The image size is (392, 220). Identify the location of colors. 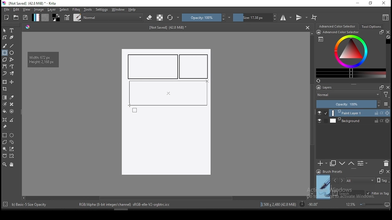
(56, 17).